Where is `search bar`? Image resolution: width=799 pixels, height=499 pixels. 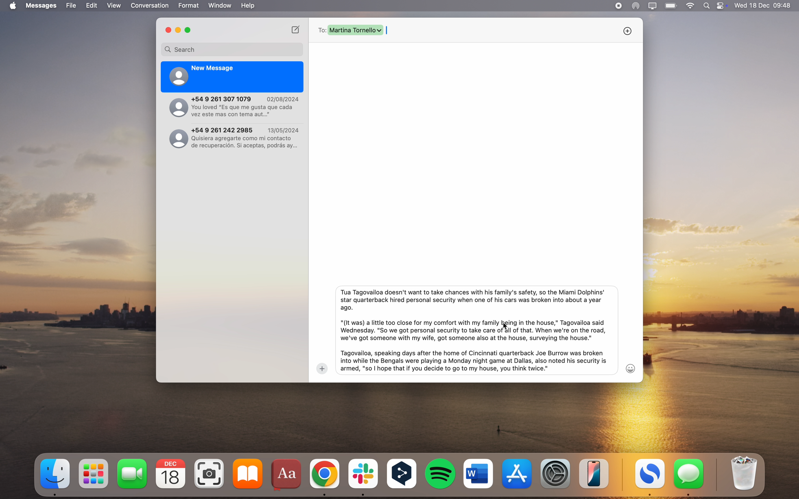 search bar is located at coordinates (232, 49).